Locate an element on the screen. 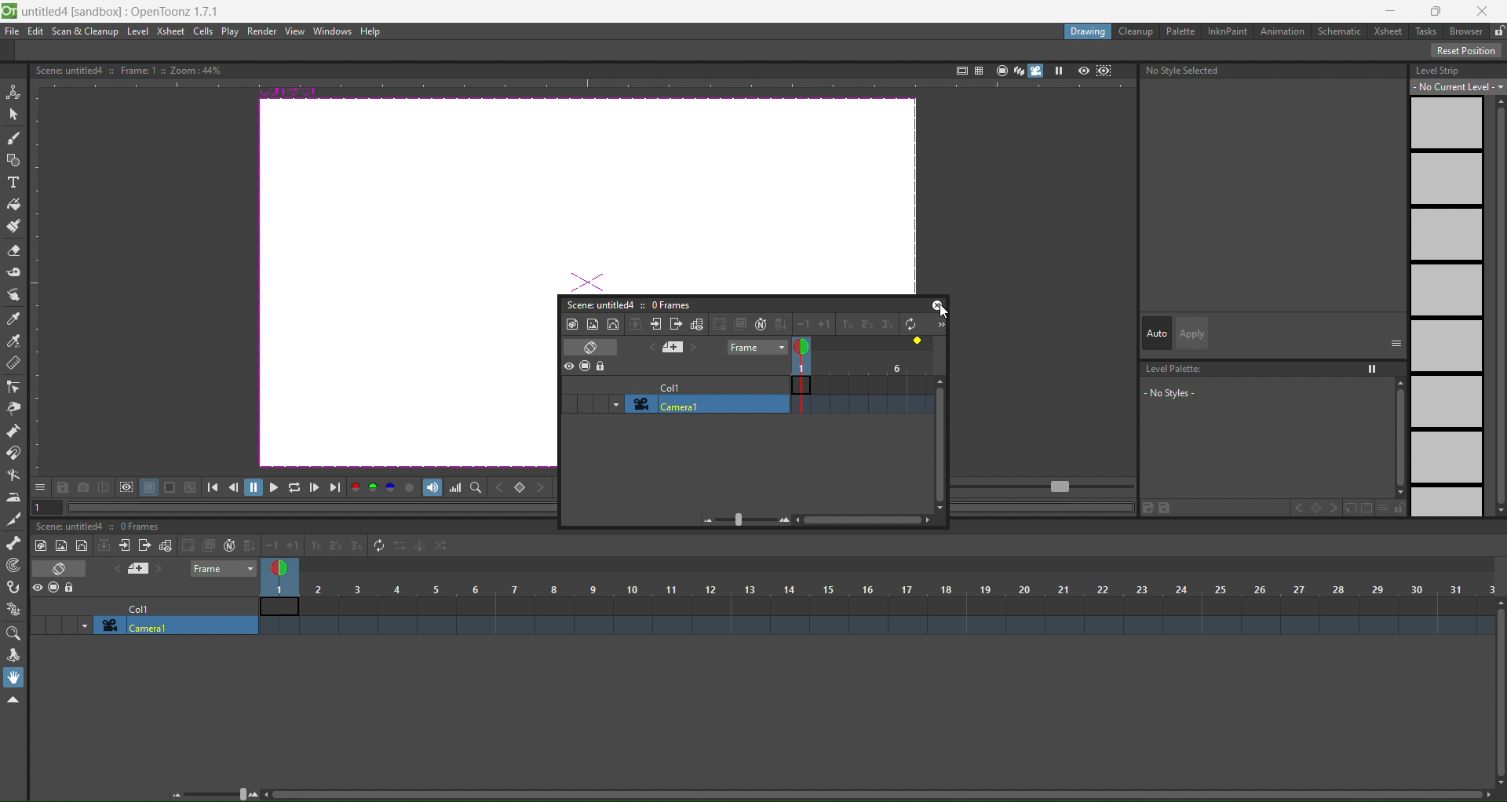  xsheet is located at coordinates (1391, 31).